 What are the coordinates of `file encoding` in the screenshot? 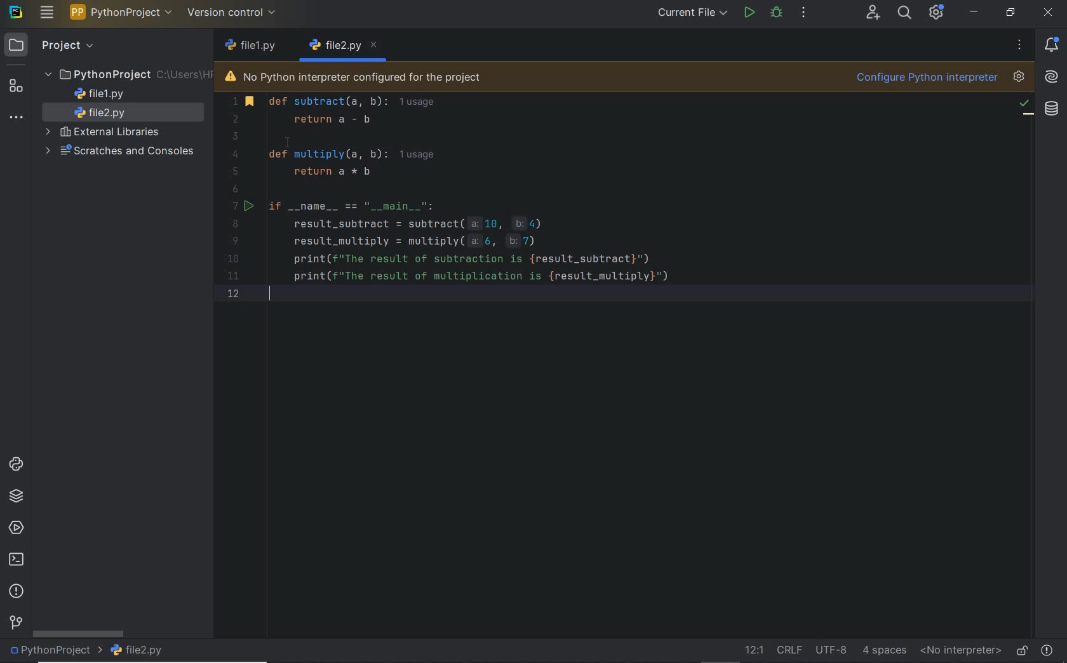 It's located at (832, 649).